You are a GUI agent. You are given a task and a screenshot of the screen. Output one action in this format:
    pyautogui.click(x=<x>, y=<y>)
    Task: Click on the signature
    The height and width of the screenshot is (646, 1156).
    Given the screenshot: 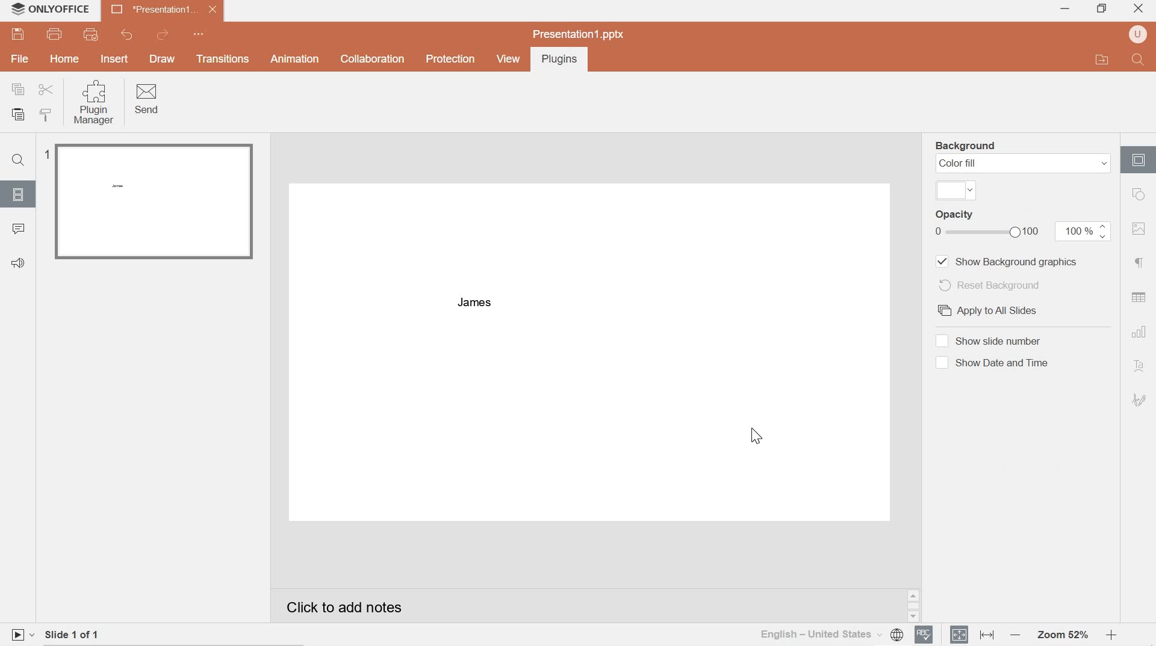 What is the action you would take?
    pyautogui.click(x=1140, y=400)
    